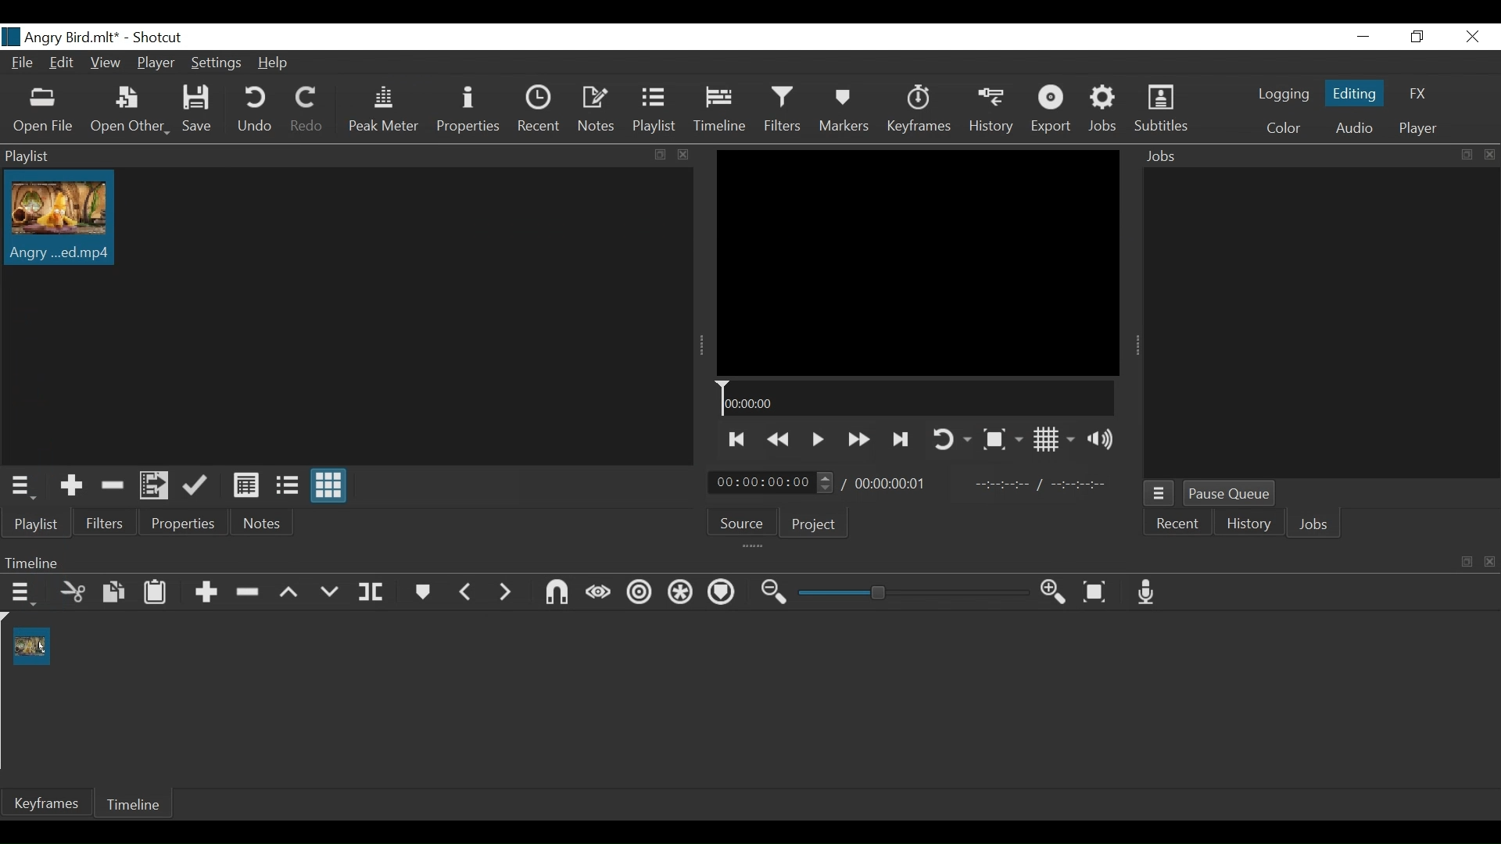 The image size is (1501, 844). I want to click on View, so click(107, 63).